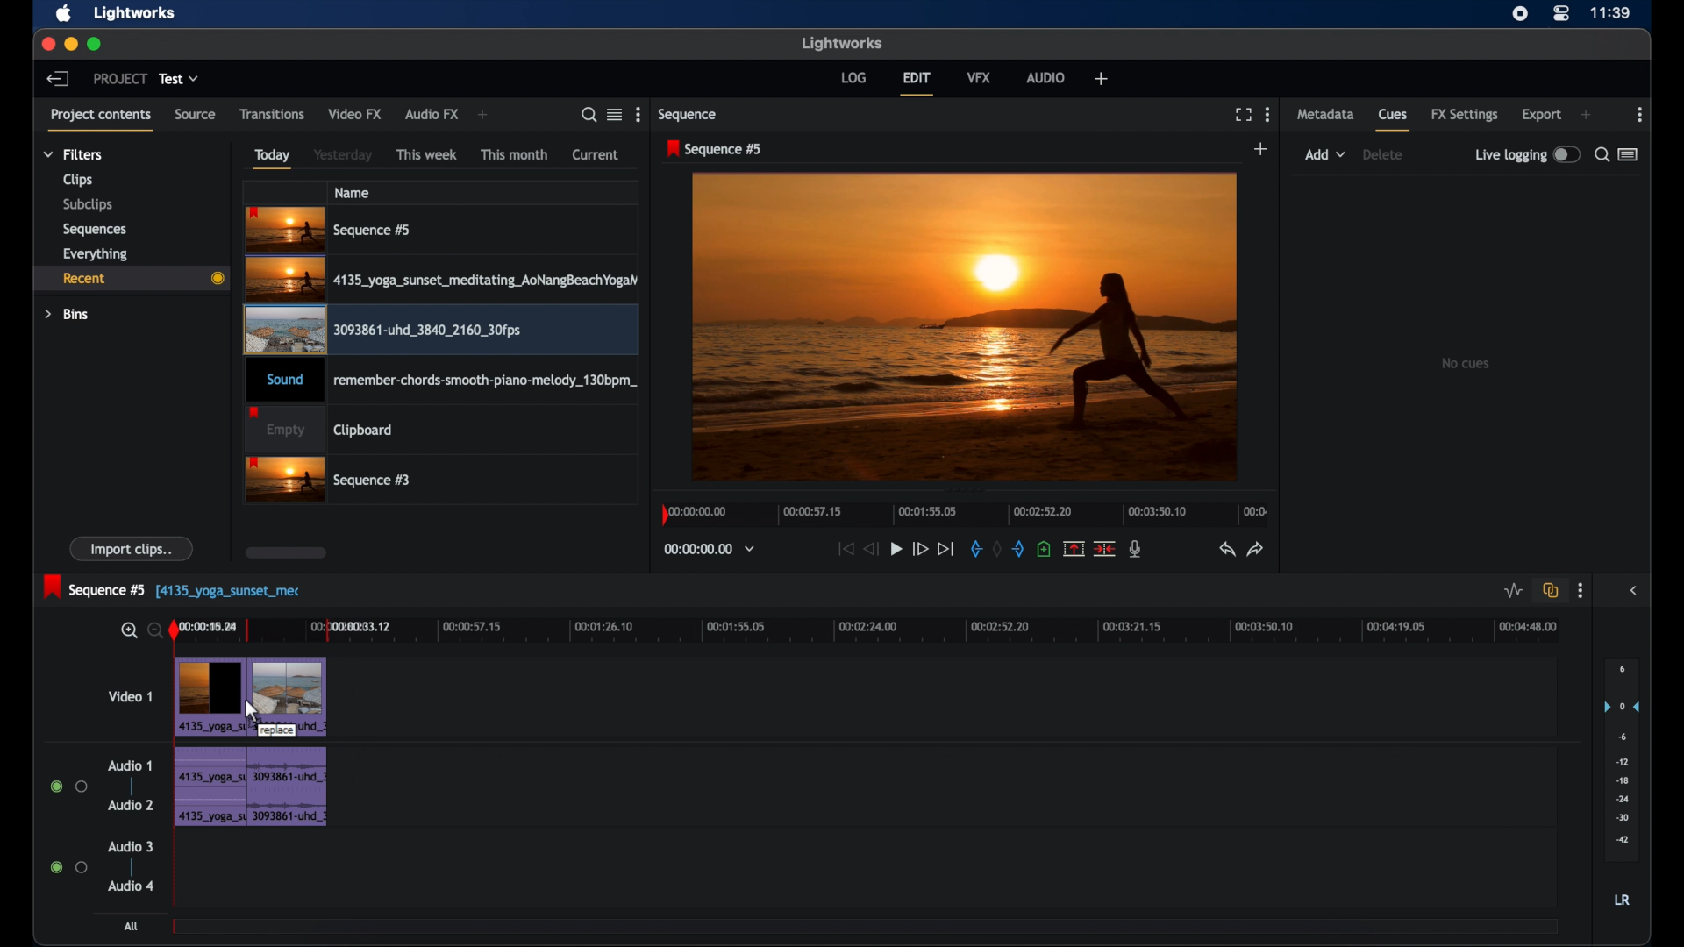 The width and height of the screenshot is (1684, 947). Describe the element at coordinates (638, 114) in the screenshot. I see `more options` at that location.